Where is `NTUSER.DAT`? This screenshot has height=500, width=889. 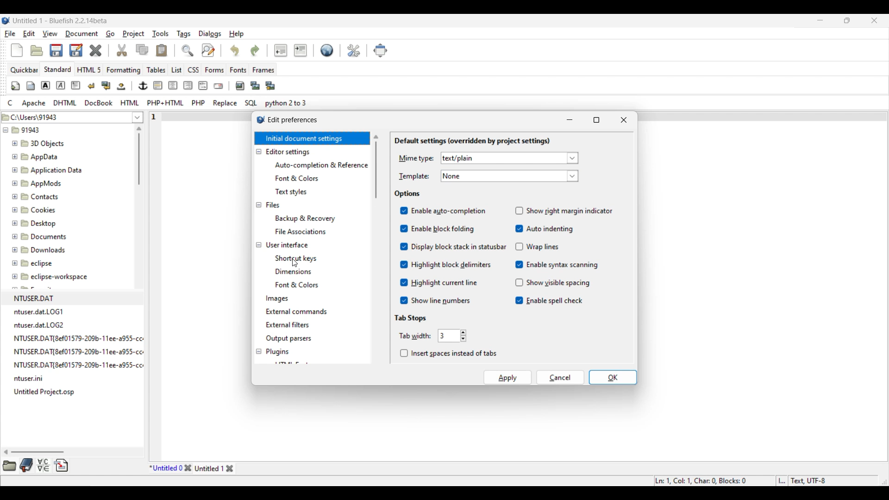 NTUSER.DAT is located at coordinates (38, 298).